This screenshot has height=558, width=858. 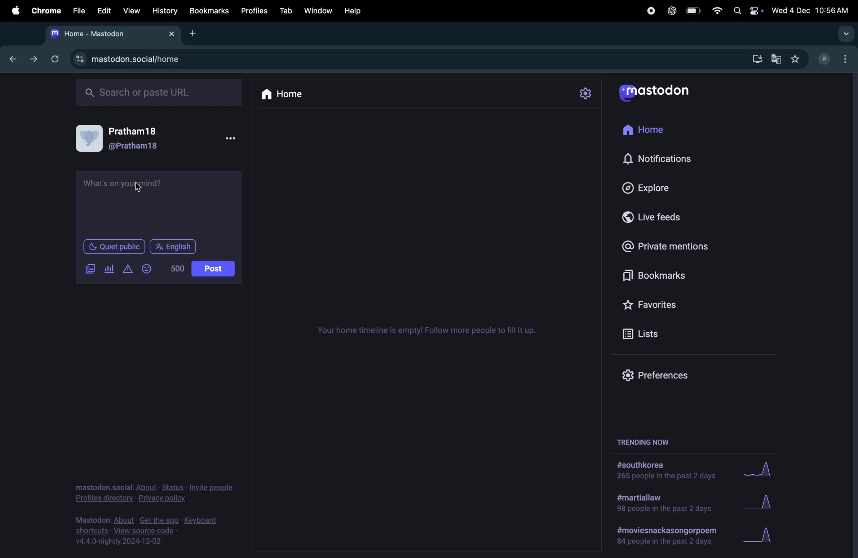 I want to click on Home, so click(x=282, y=93).